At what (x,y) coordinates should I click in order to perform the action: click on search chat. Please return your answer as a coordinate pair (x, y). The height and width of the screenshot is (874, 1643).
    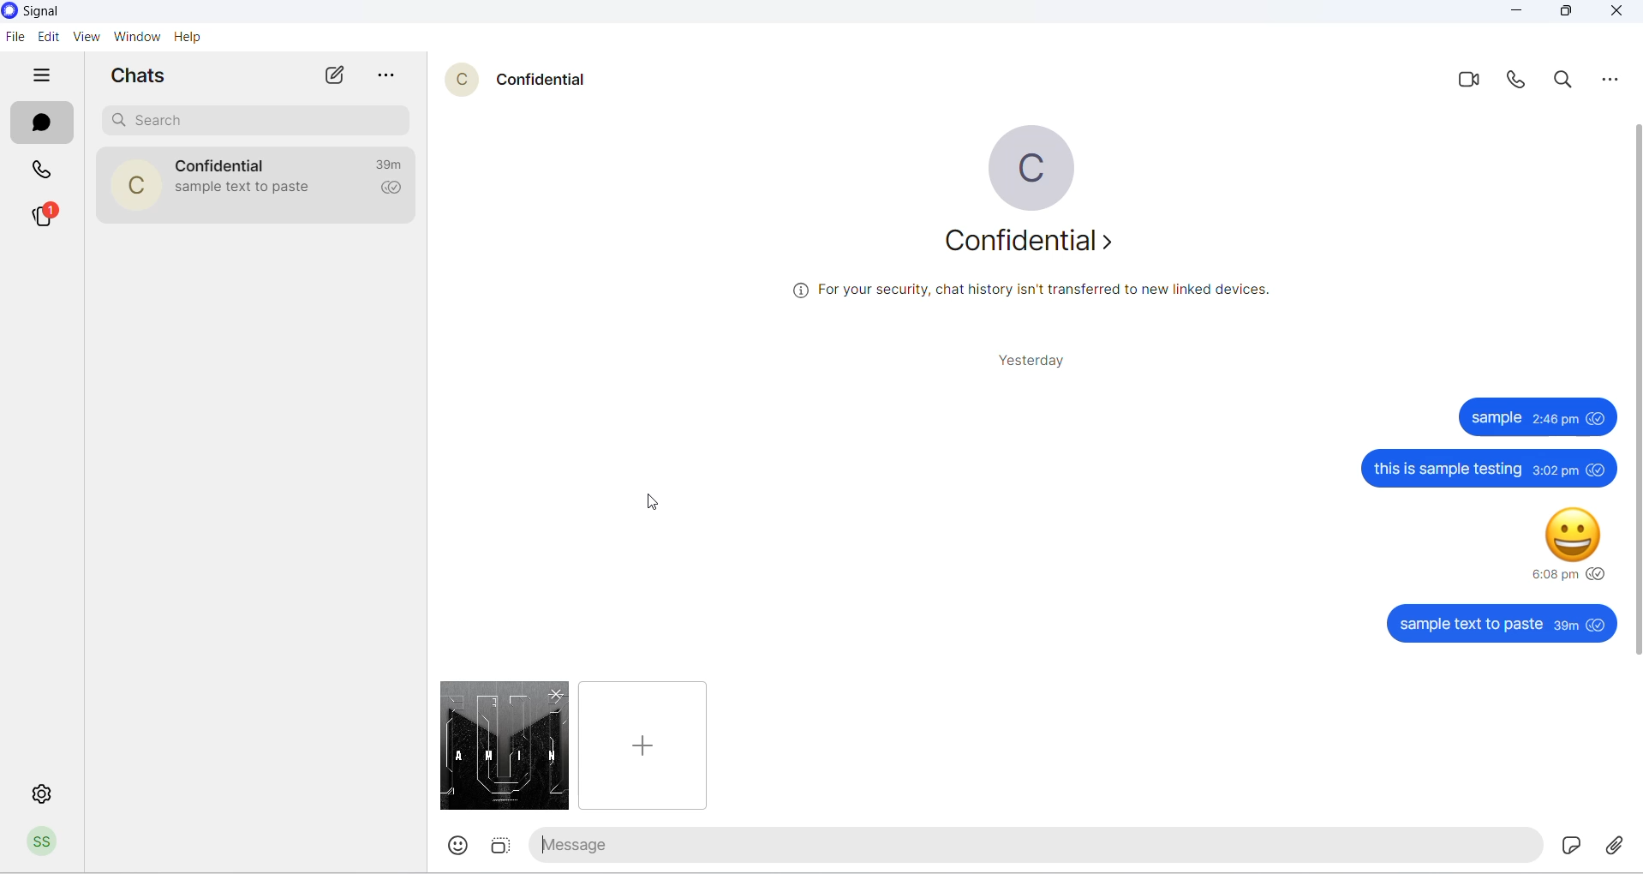
    Looking at the image, I should click on (260, 118).